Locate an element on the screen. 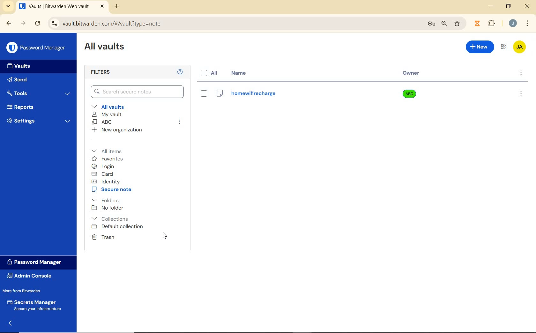 The height and width of the screenshot is (333, 536). open tab is located at coordinates (62, 6).